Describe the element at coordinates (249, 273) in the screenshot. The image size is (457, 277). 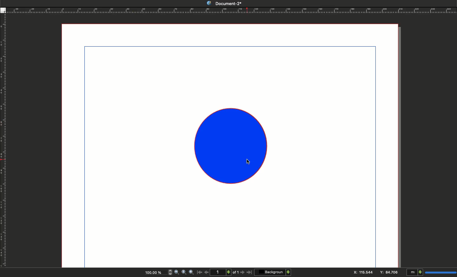
I see `Last page` at that location.